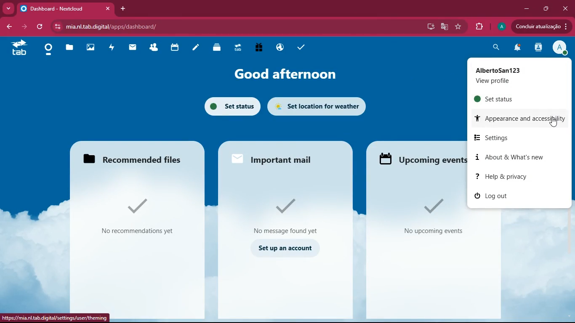 This screenshot has height=323, width=575. Describe the element at coordinates (514, 155) in the screenshot. I see `about` at that location.